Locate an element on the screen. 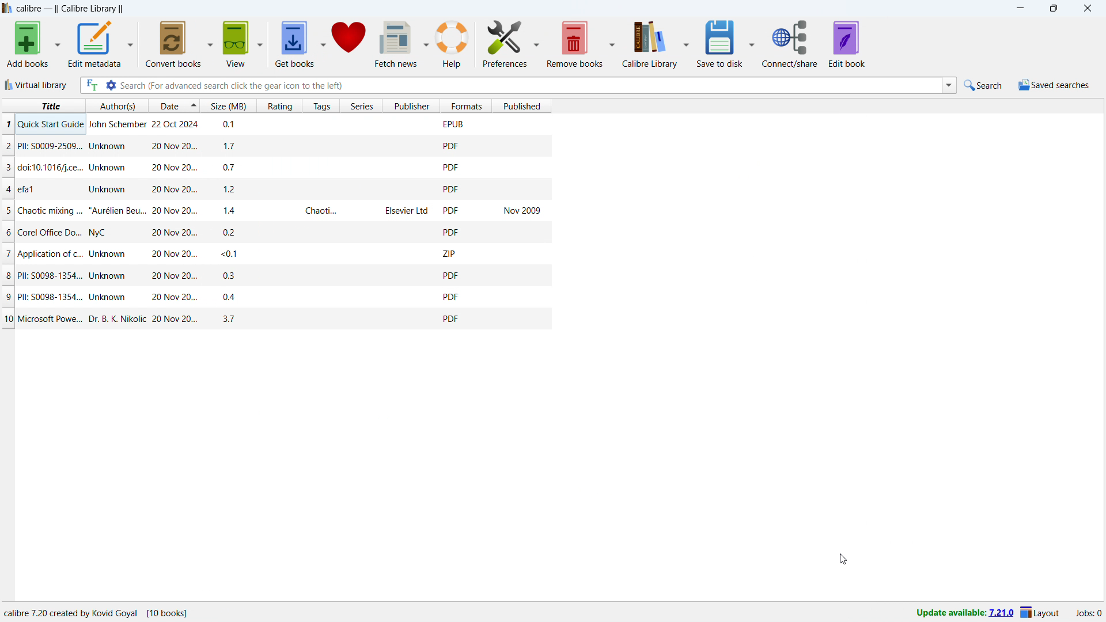 Image resolution: width=1106 pixels, height=622 pixels. view options is located at coordinates (260, 43).